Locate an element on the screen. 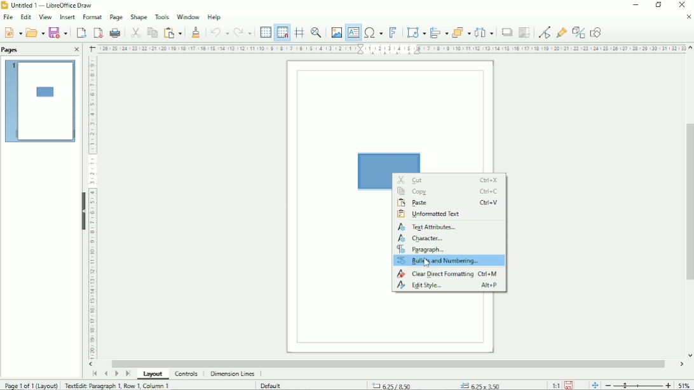 Image resolution: width=694 pixels, height=390 pixels. Show glue point functions is located at coordinates (562, 30).